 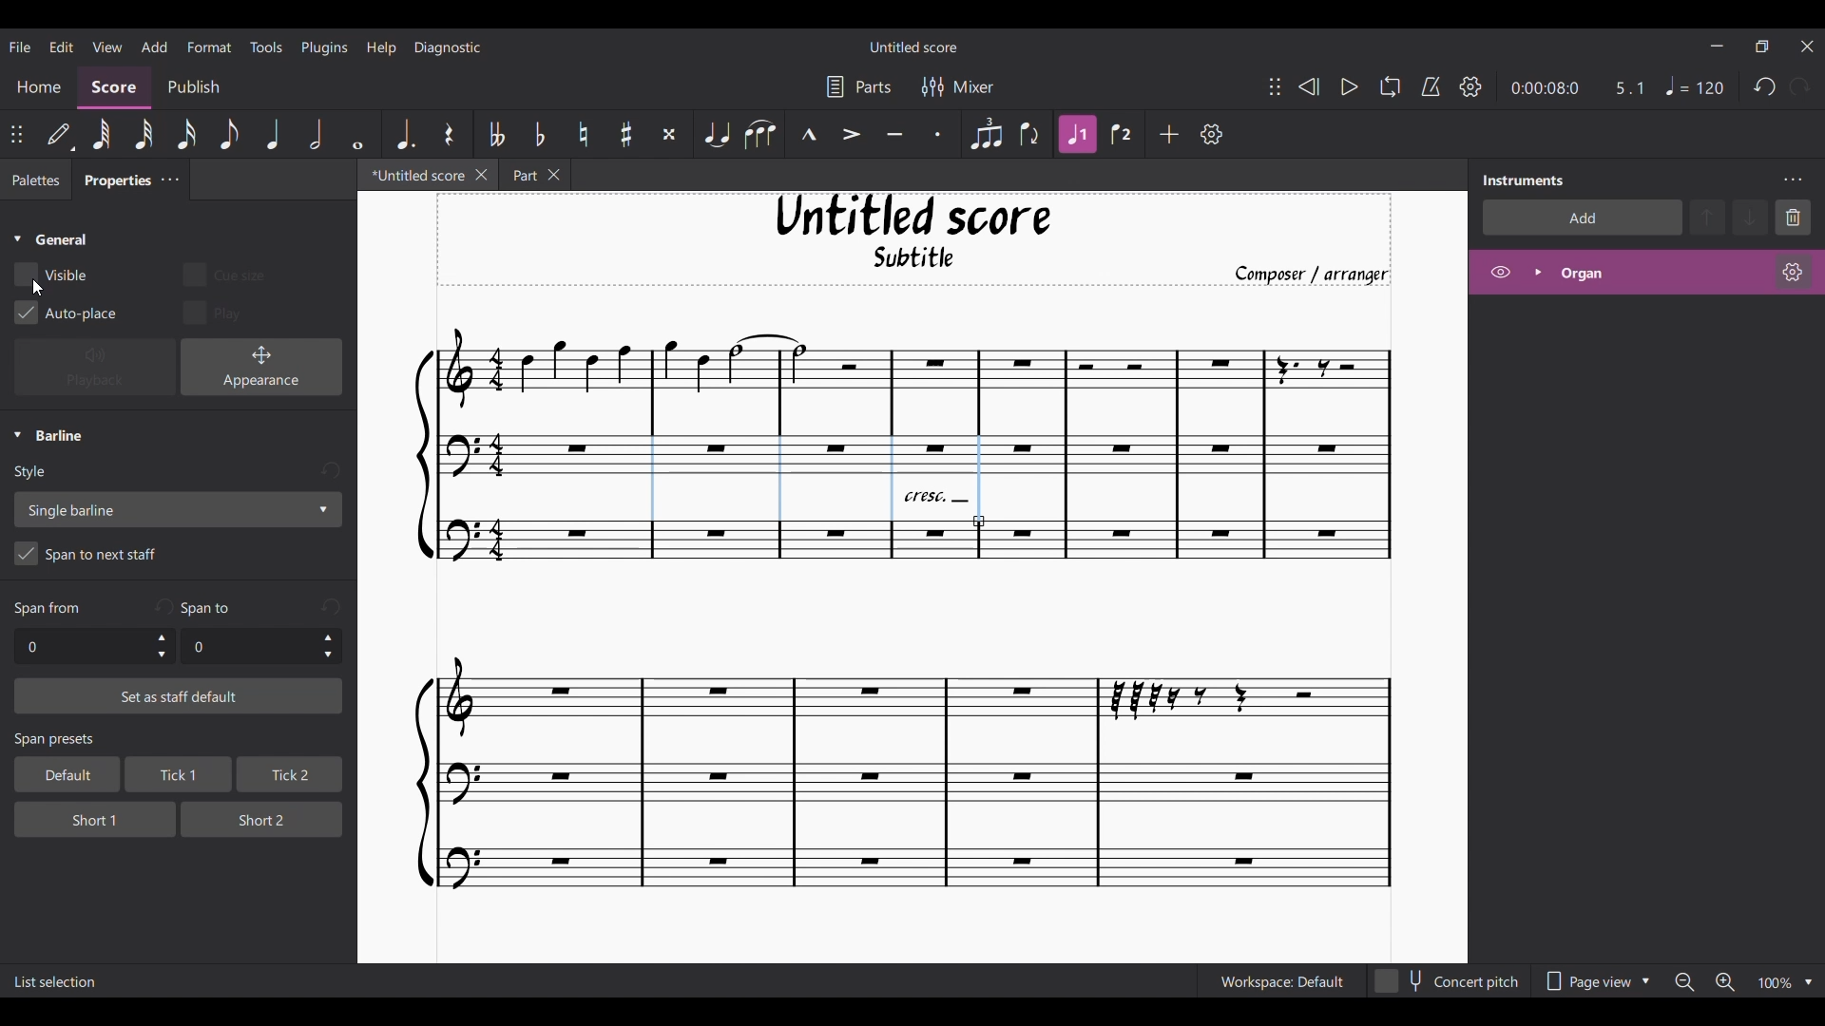 What do you see at coordinates (101, 136) in the screenshot?
I see `64th note` at bounding box center [101, 136].